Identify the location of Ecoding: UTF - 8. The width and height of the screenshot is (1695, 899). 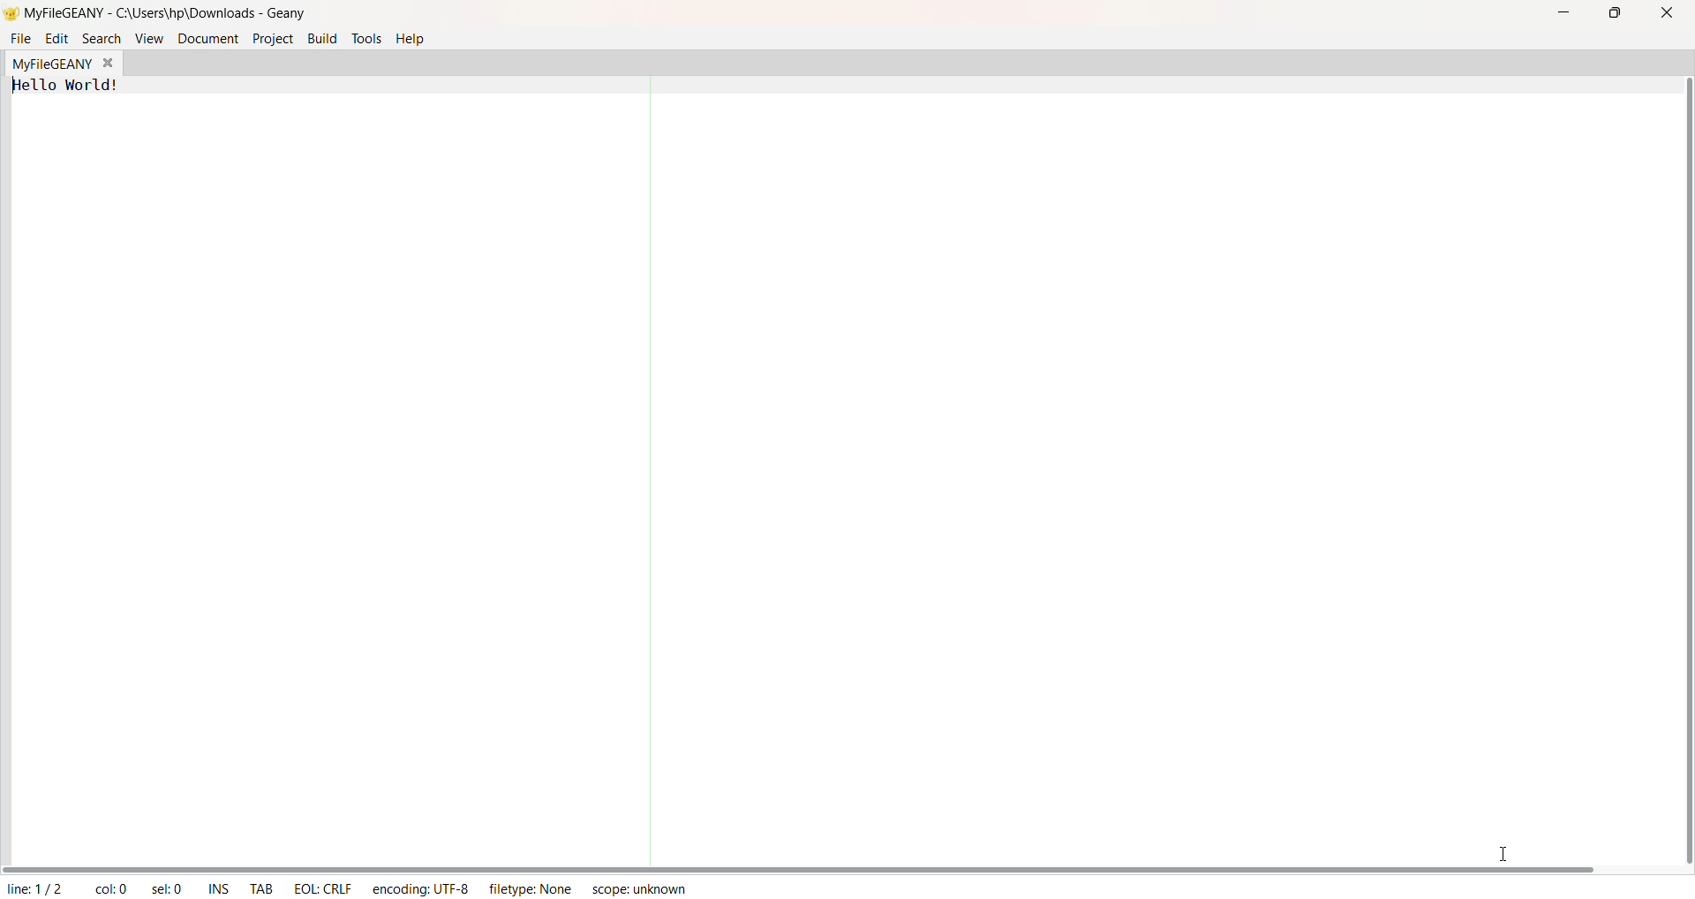
(420, 886).